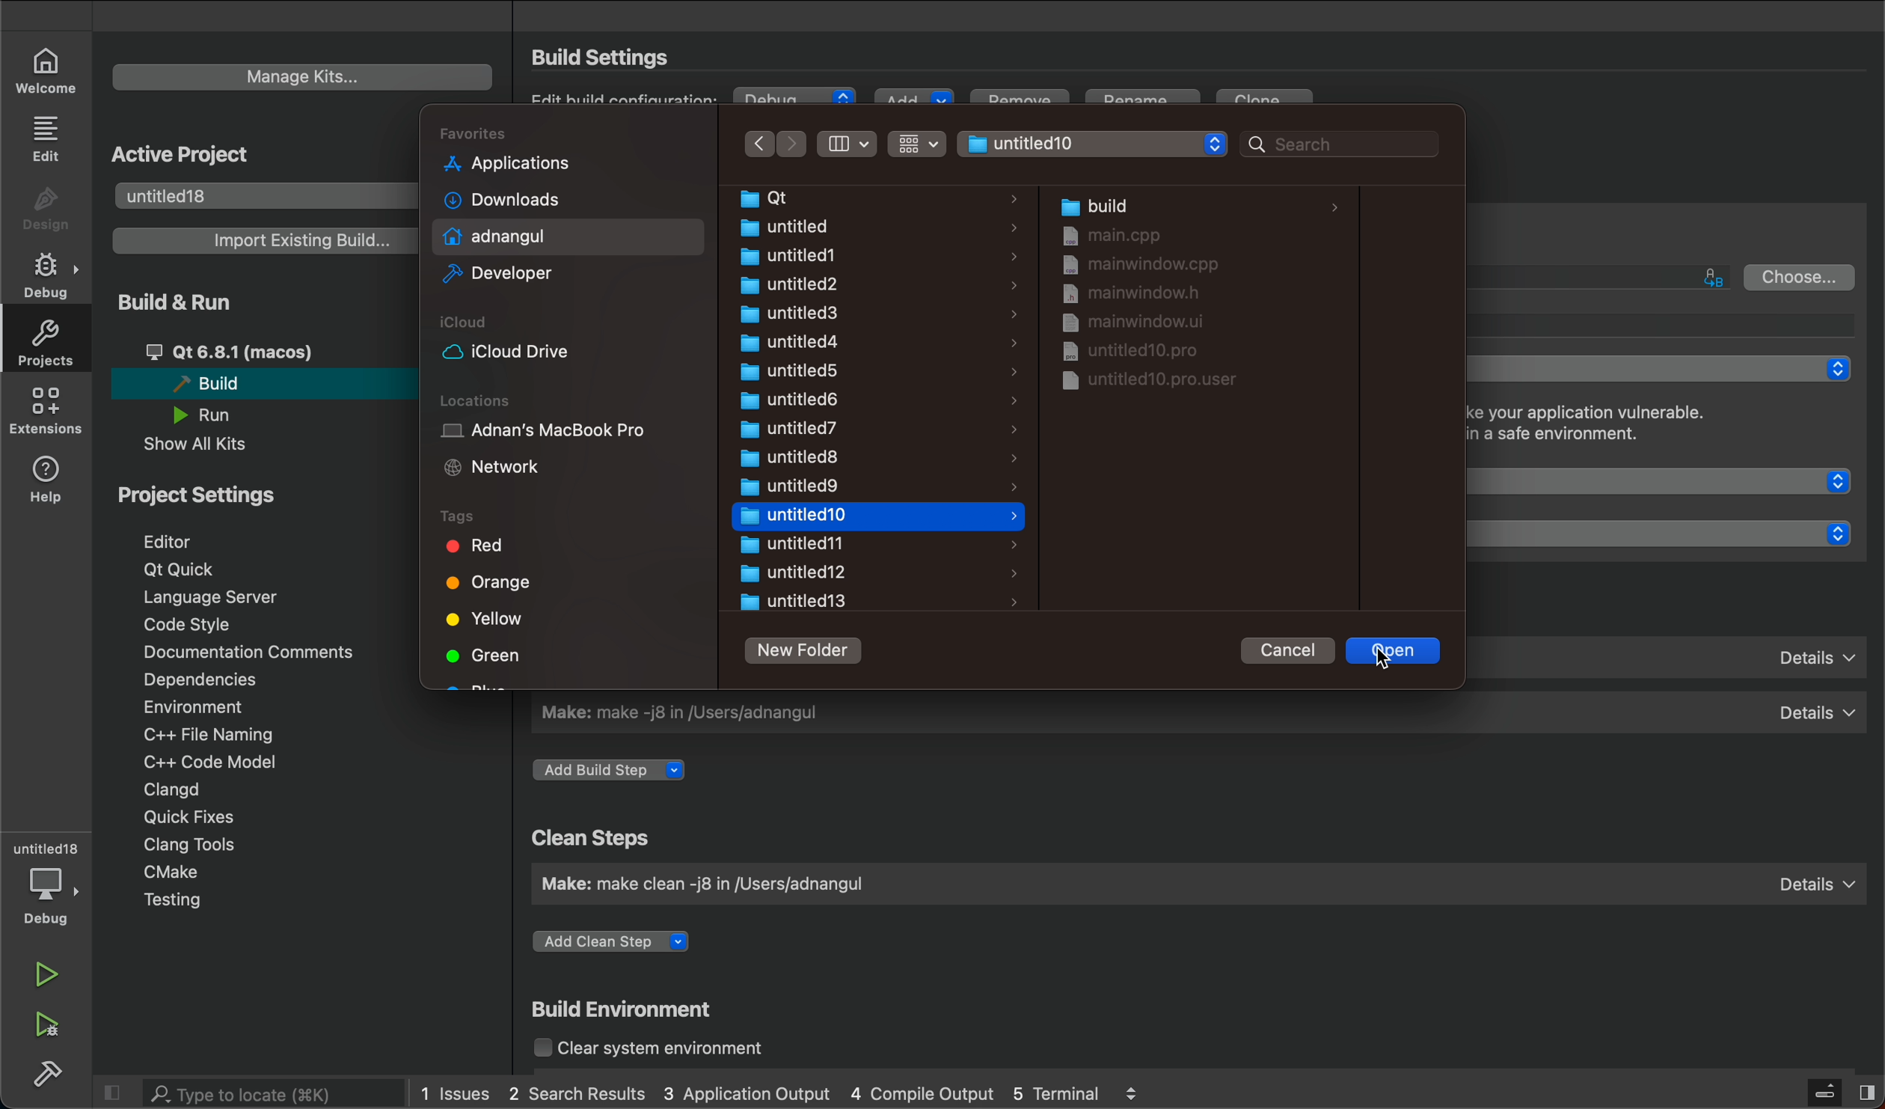 This screenshot has width=1885, height=1109. What do you see at coordinates (491, 470) in the screenshot?
I see `Network` at bounding box center [491, 470].